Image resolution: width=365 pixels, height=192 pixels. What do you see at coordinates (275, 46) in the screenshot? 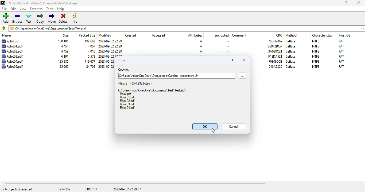
I see `CRC` at bounding box center [275, 46].